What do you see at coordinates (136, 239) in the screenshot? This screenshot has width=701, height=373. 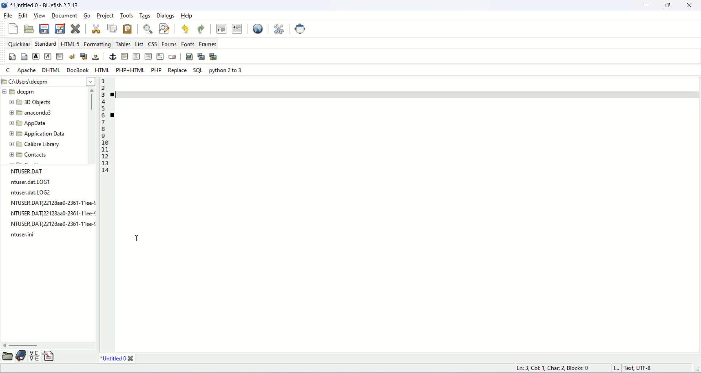 I see `cursor` at bounding box center [136, 239].